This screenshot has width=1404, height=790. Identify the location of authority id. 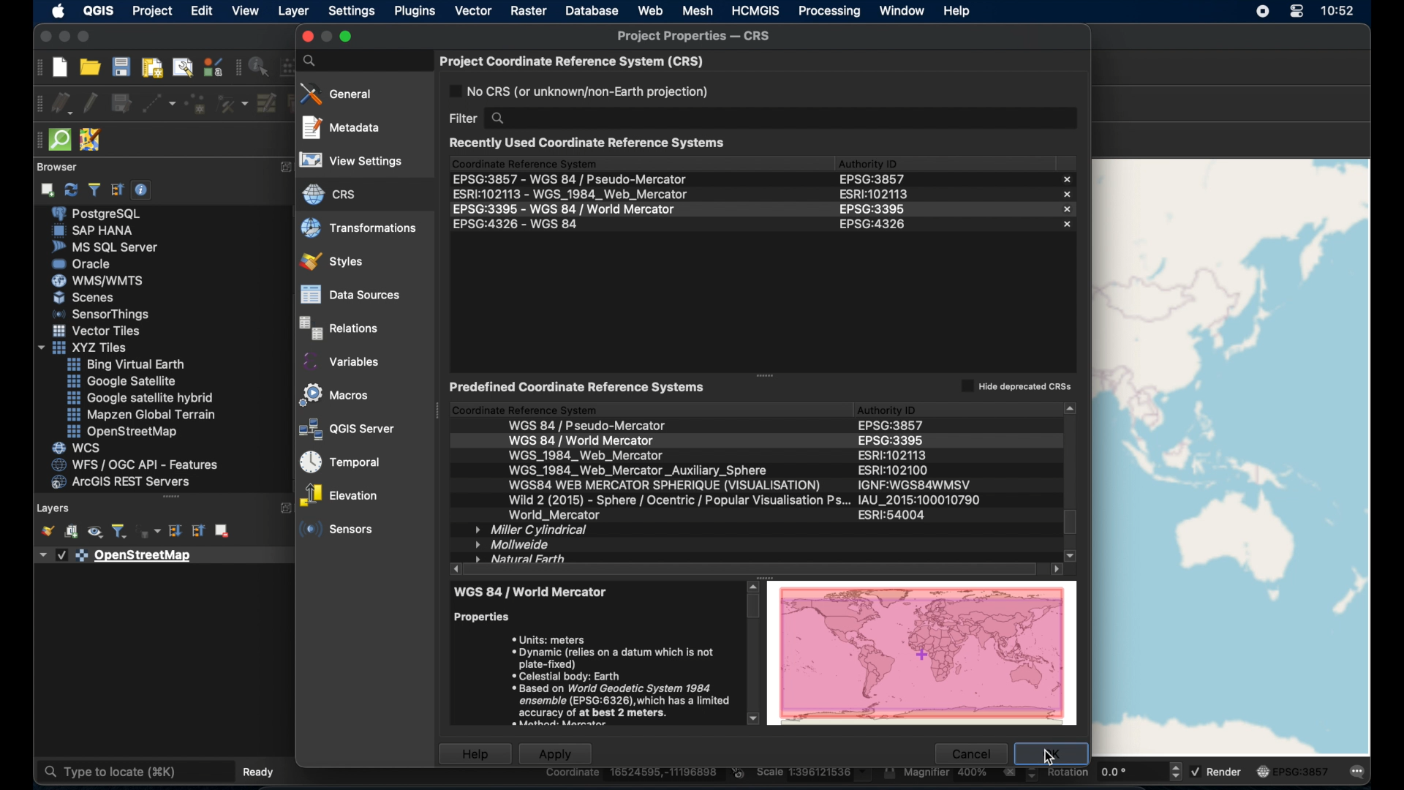
(891, 456).